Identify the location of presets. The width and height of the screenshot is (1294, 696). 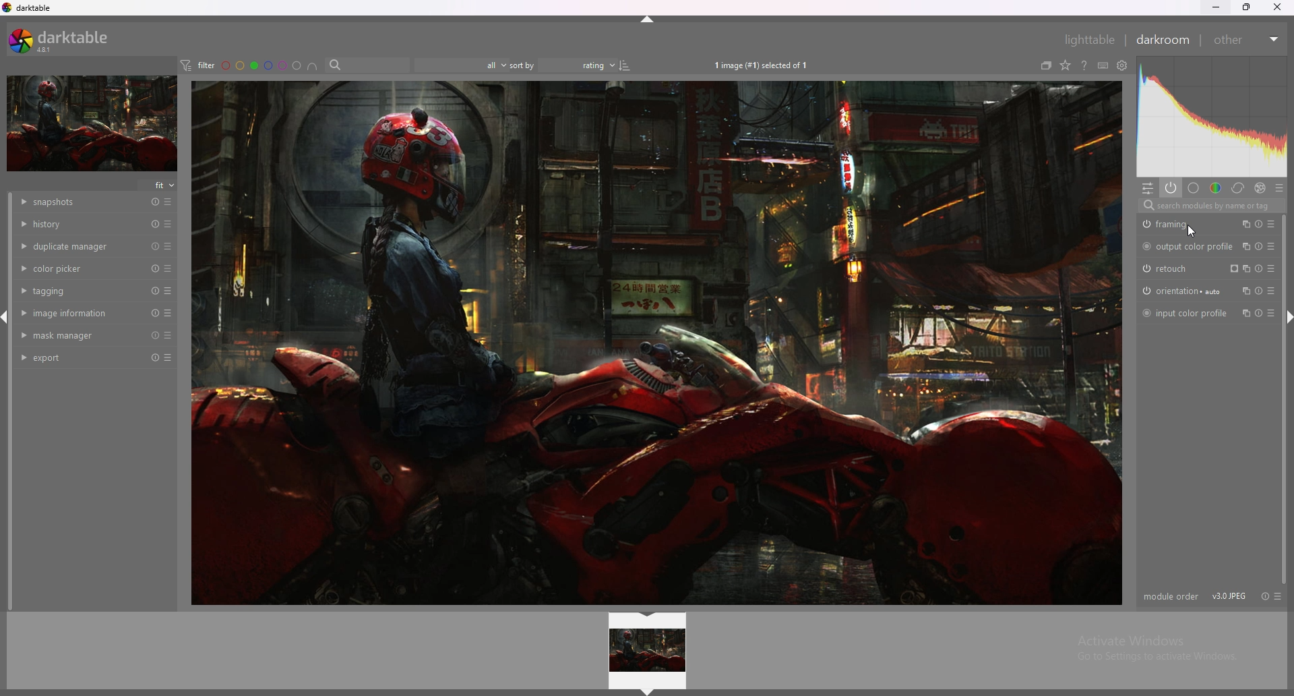
(168, 335).